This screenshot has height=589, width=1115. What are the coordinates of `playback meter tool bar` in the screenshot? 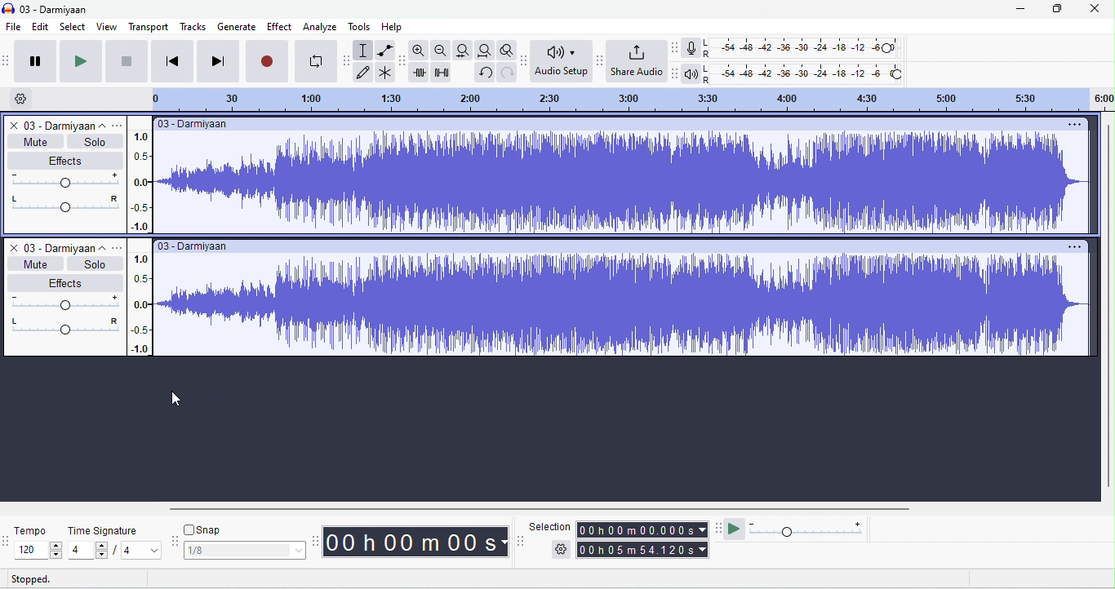 It's located at (674, 73).